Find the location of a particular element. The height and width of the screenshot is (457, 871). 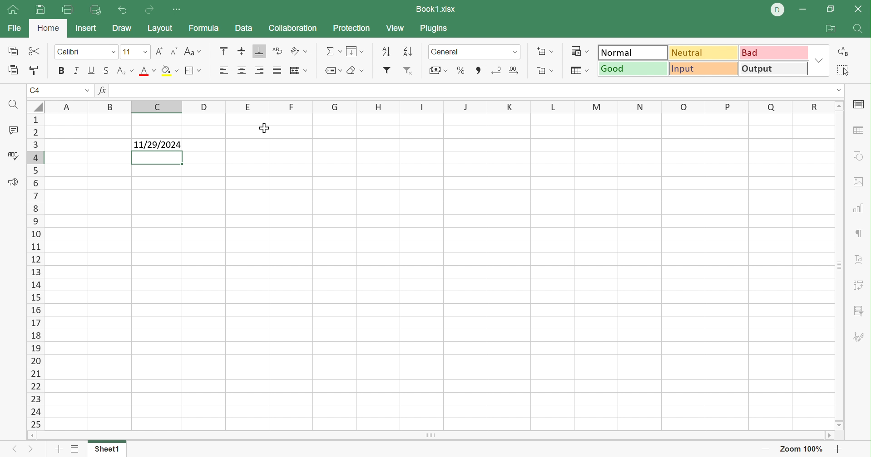

Home is located at coordinates (13, 10).